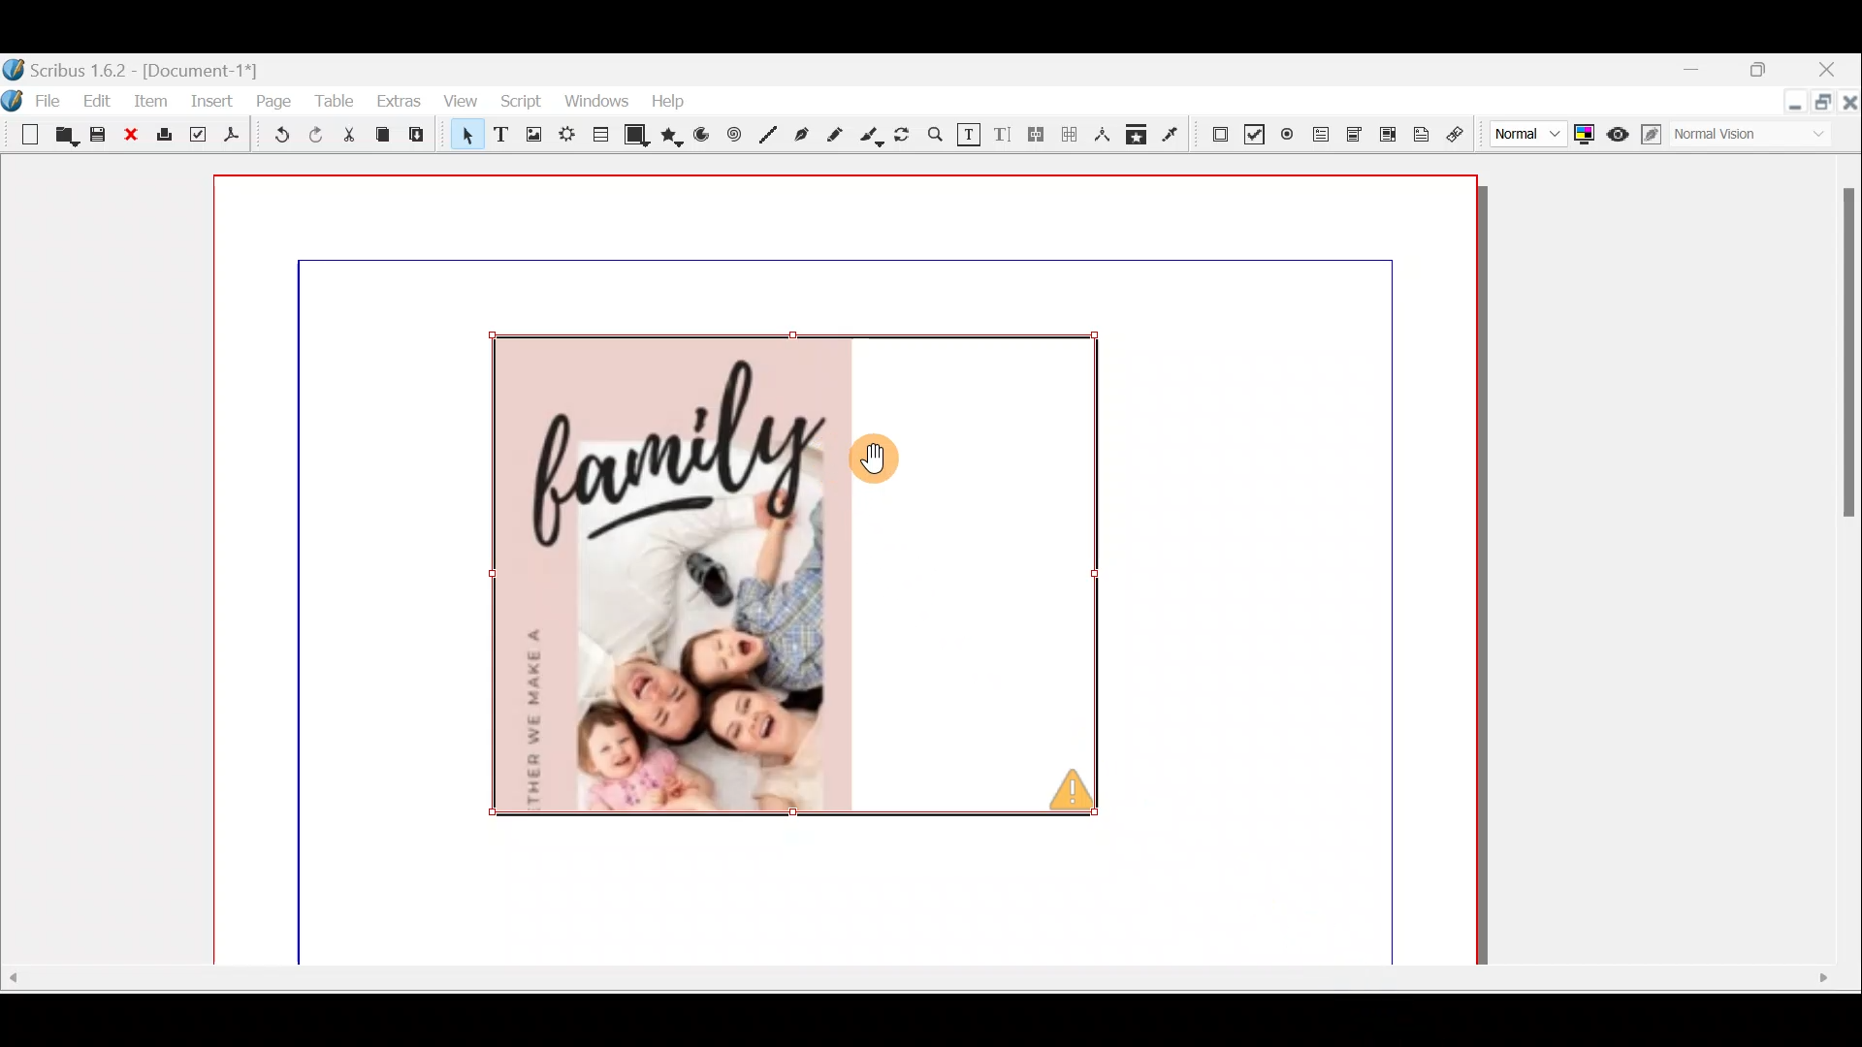 Image resolution: width=1862 pixels, height=1047 pixels. I want to click on View, so click(463, 103).